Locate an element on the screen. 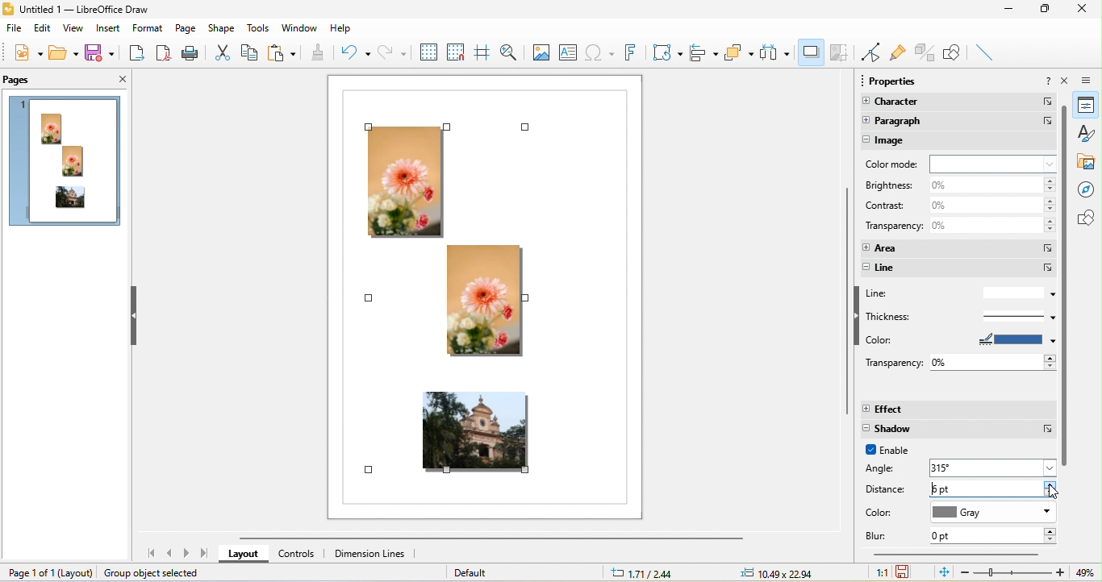 The height and width of the screenshot is (582, 1102). undo is located at coordinates (353, 52).